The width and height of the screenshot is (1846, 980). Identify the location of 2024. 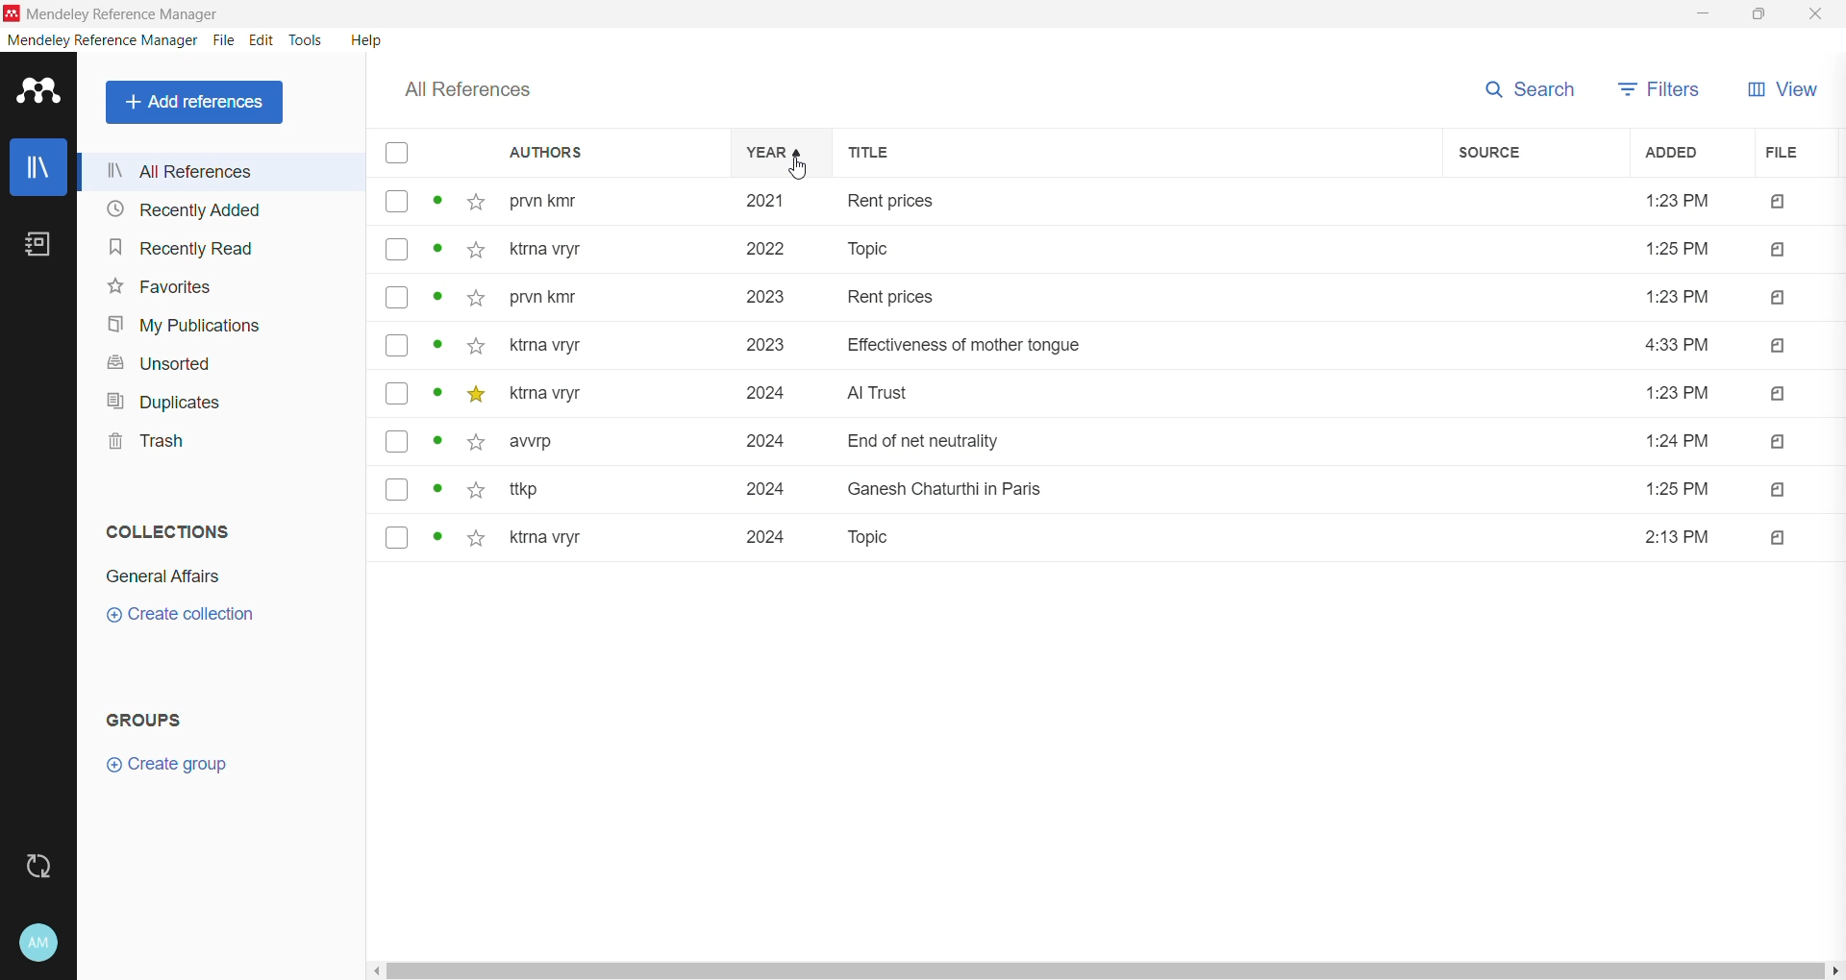
(767, 538).